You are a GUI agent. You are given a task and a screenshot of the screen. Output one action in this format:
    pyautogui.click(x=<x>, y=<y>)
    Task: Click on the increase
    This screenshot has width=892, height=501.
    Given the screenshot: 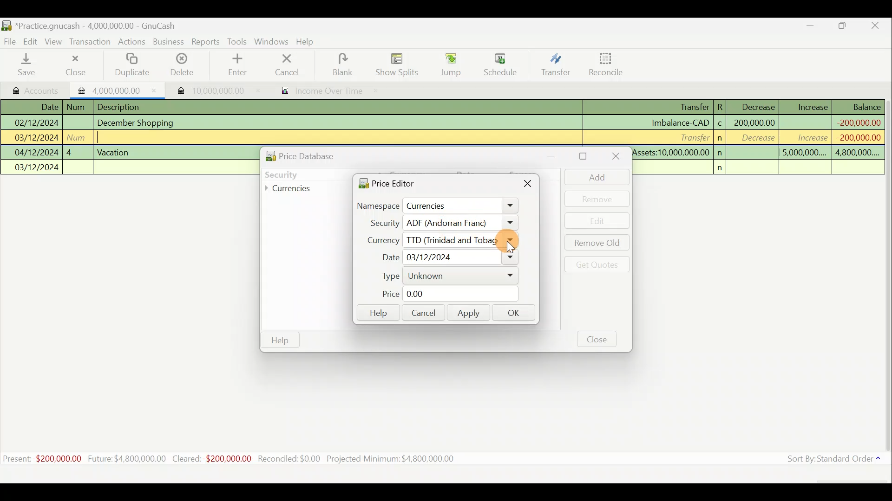 What is the action you would take?
    pyautogui.click(x=807, y=137)
    